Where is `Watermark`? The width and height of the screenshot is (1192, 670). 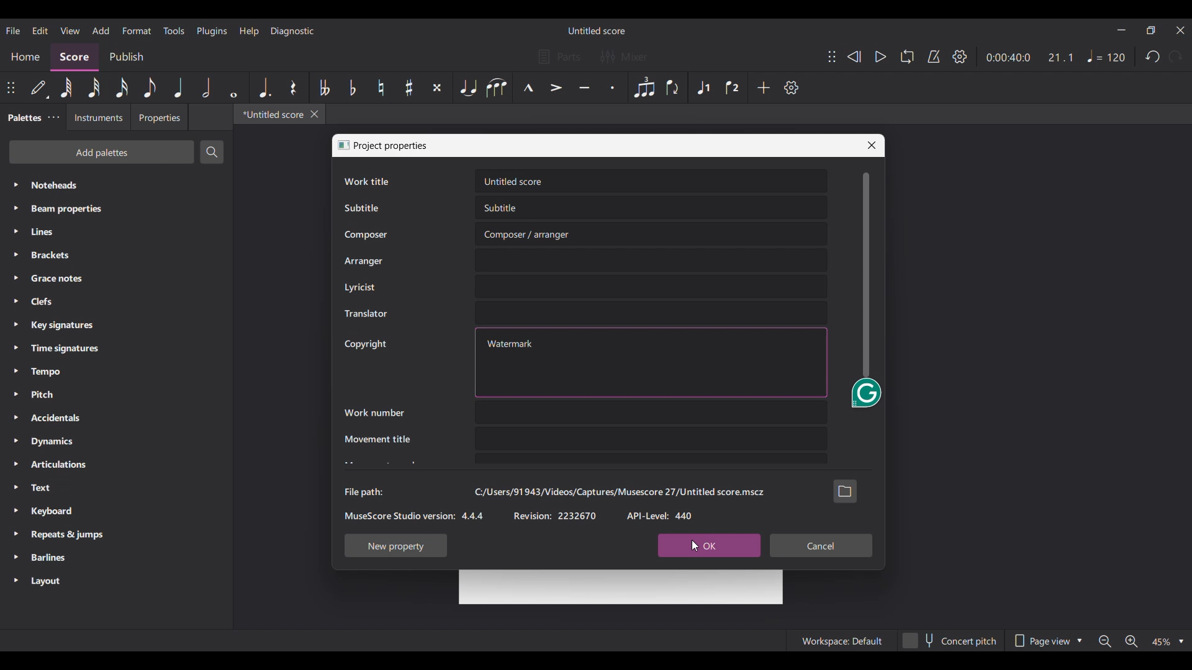 Watermark is located at coordinates (510, 343).